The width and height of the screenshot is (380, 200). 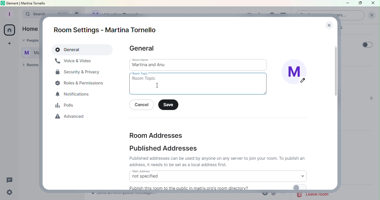 I want to click on published addresses can be used by anyone on any server to join your room. To publish an adress, it needs to be set as local address first, so click(x=218, y=161).